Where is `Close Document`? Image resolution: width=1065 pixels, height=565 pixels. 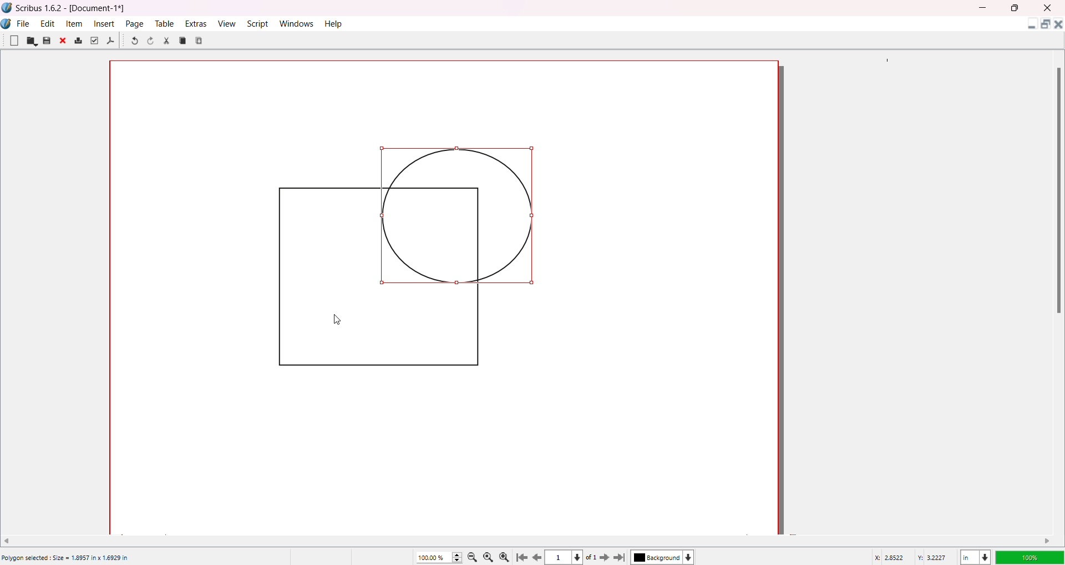 Close Document is located at coordinates (1058, 26).